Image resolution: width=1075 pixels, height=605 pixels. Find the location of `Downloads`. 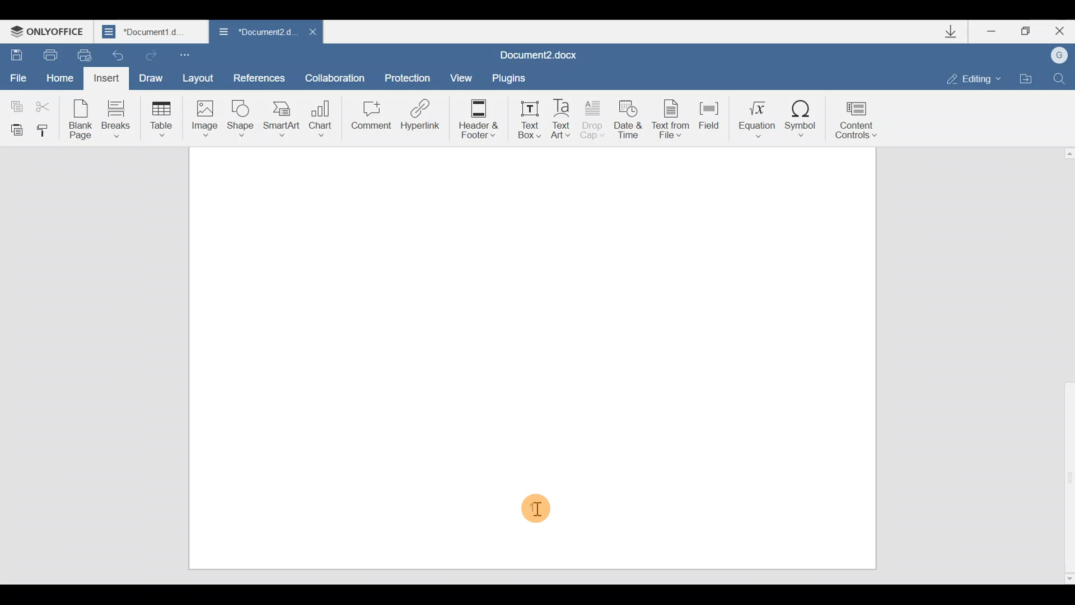

Downloads is located at coordinates (951, 31).